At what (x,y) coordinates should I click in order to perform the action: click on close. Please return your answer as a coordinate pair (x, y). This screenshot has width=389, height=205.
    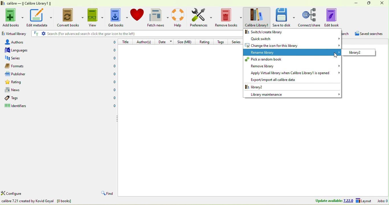
    Looking at the image, I should click on (382, 3).